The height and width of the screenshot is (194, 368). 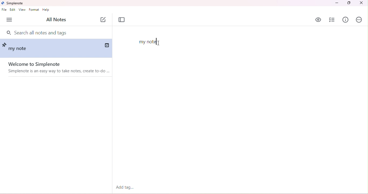 I want to click on menu, so click(x=10, y=20).